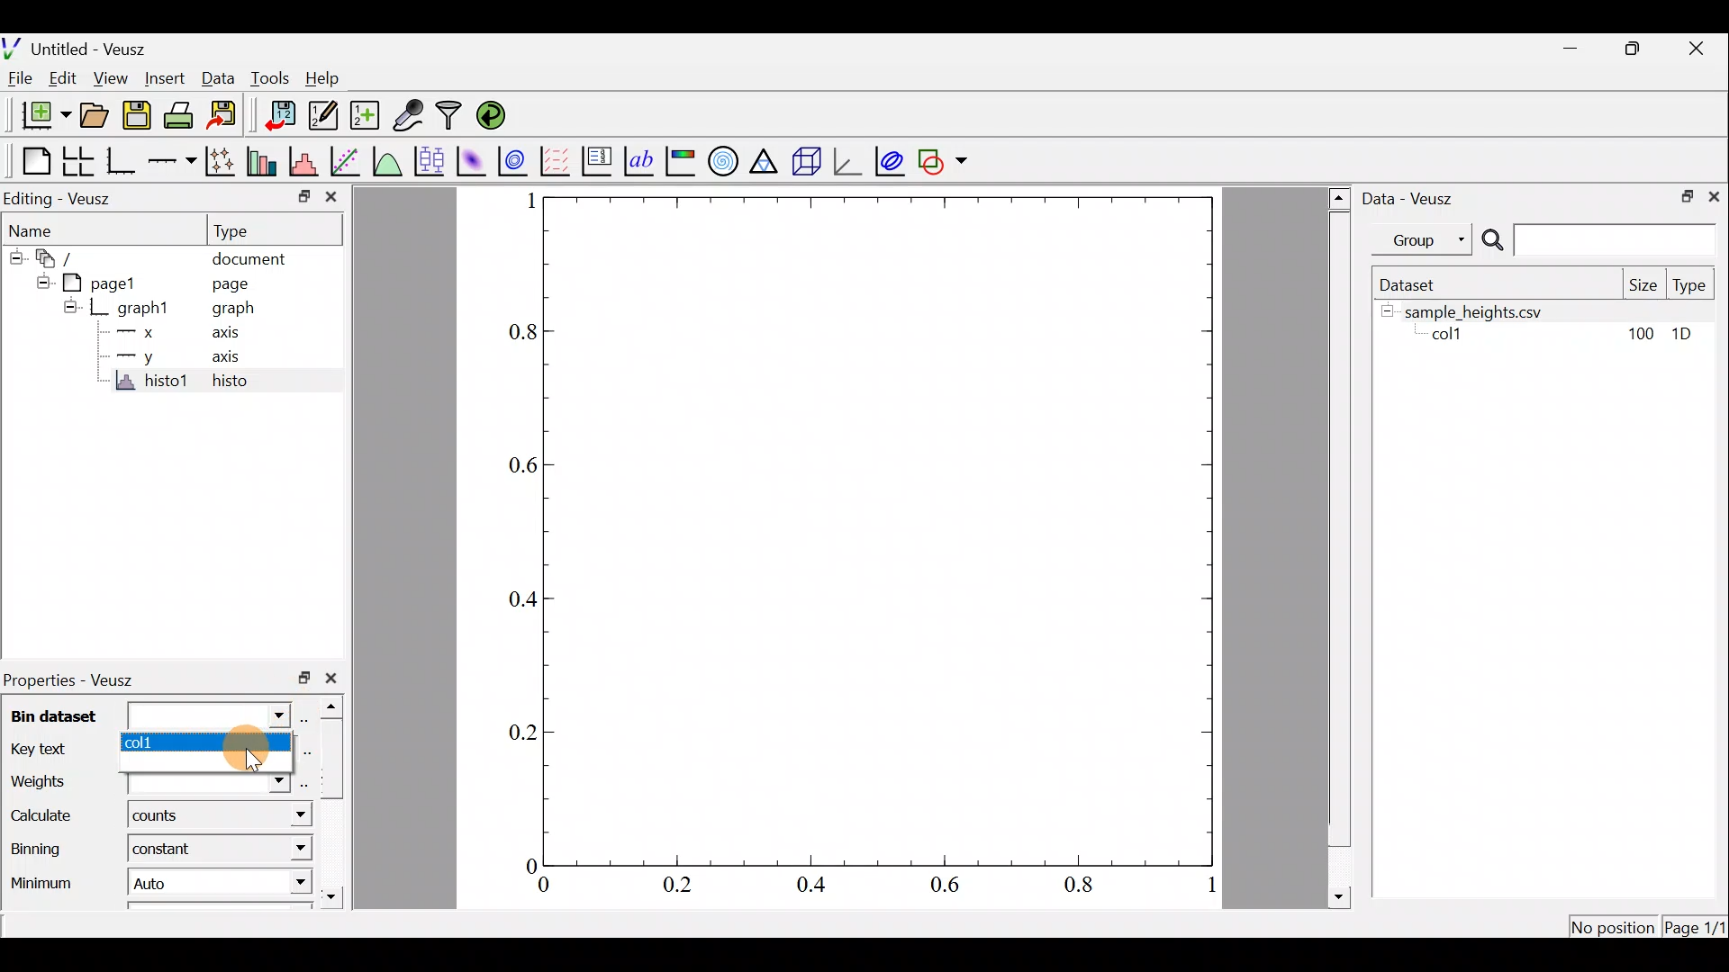  Describe the element at coordinates (31, 159) in the screenshot. I see `Blank page` at that location.